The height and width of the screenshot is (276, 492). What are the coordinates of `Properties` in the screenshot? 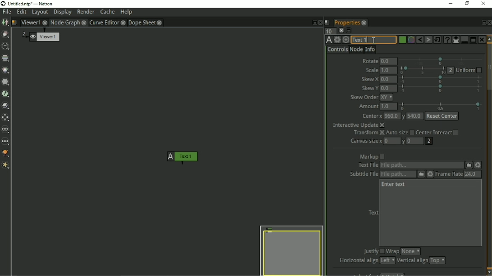 It's located at (346, 22).